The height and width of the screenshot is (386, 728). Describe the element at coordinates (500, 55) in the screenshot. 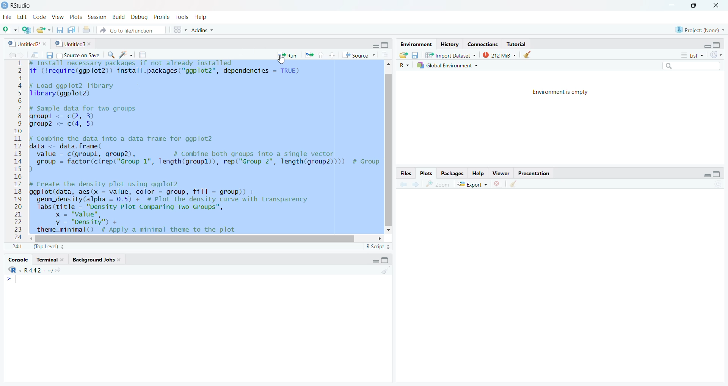

I see `212 MB` at that location.